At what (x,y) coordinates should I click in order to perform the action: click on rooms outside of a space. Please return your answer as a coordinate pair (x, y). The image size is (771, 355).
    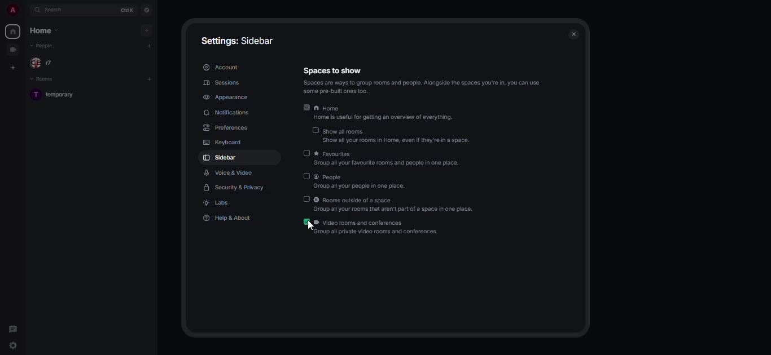
    Looking at the image, I should click on (390, 200).